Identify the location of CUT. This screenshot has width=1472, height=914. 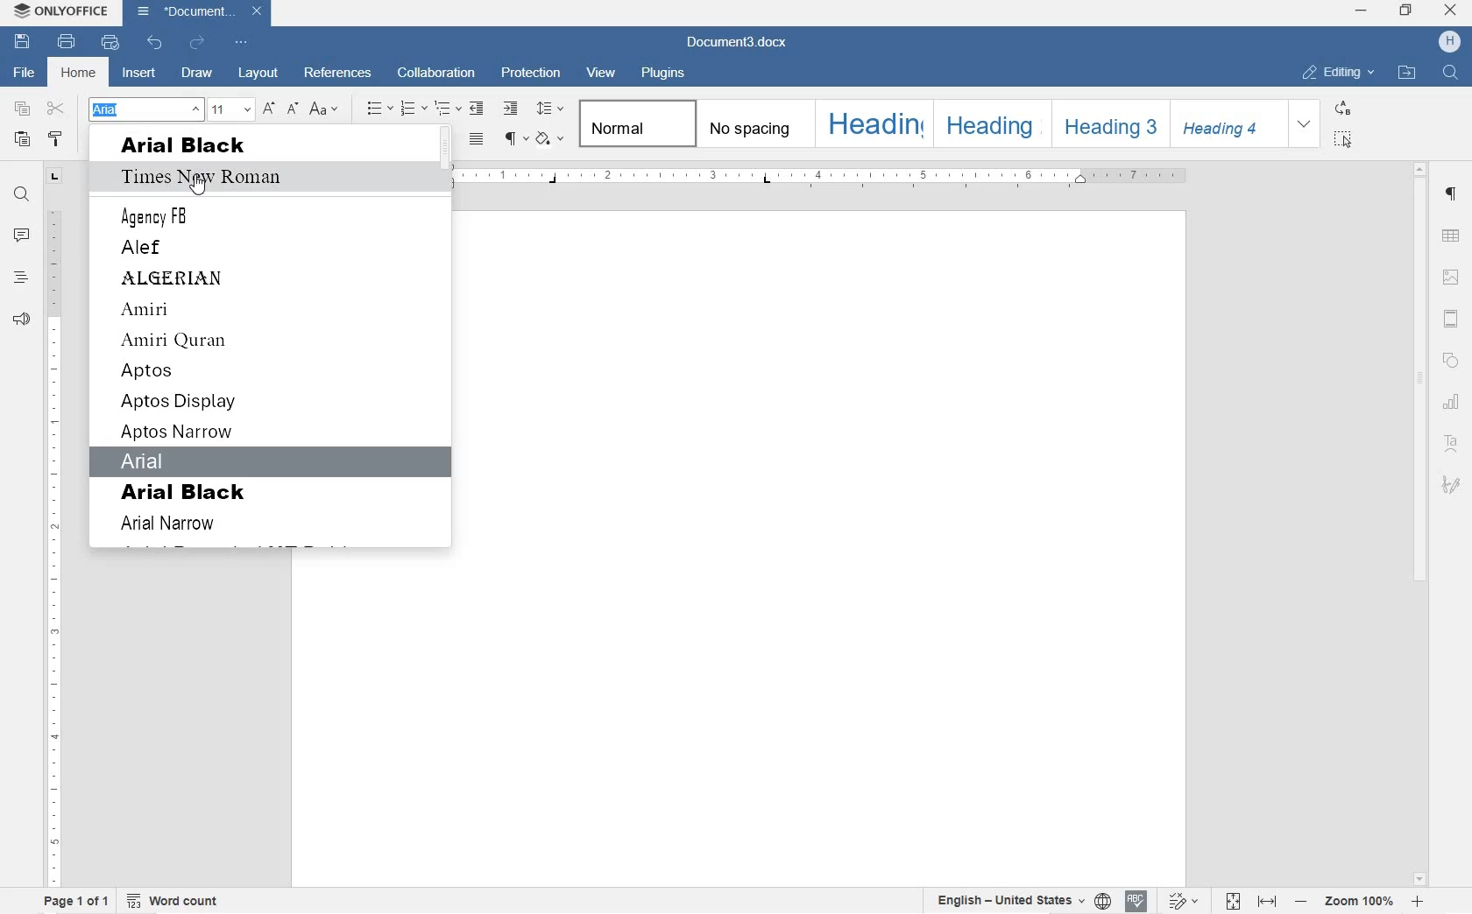
(56, 109).